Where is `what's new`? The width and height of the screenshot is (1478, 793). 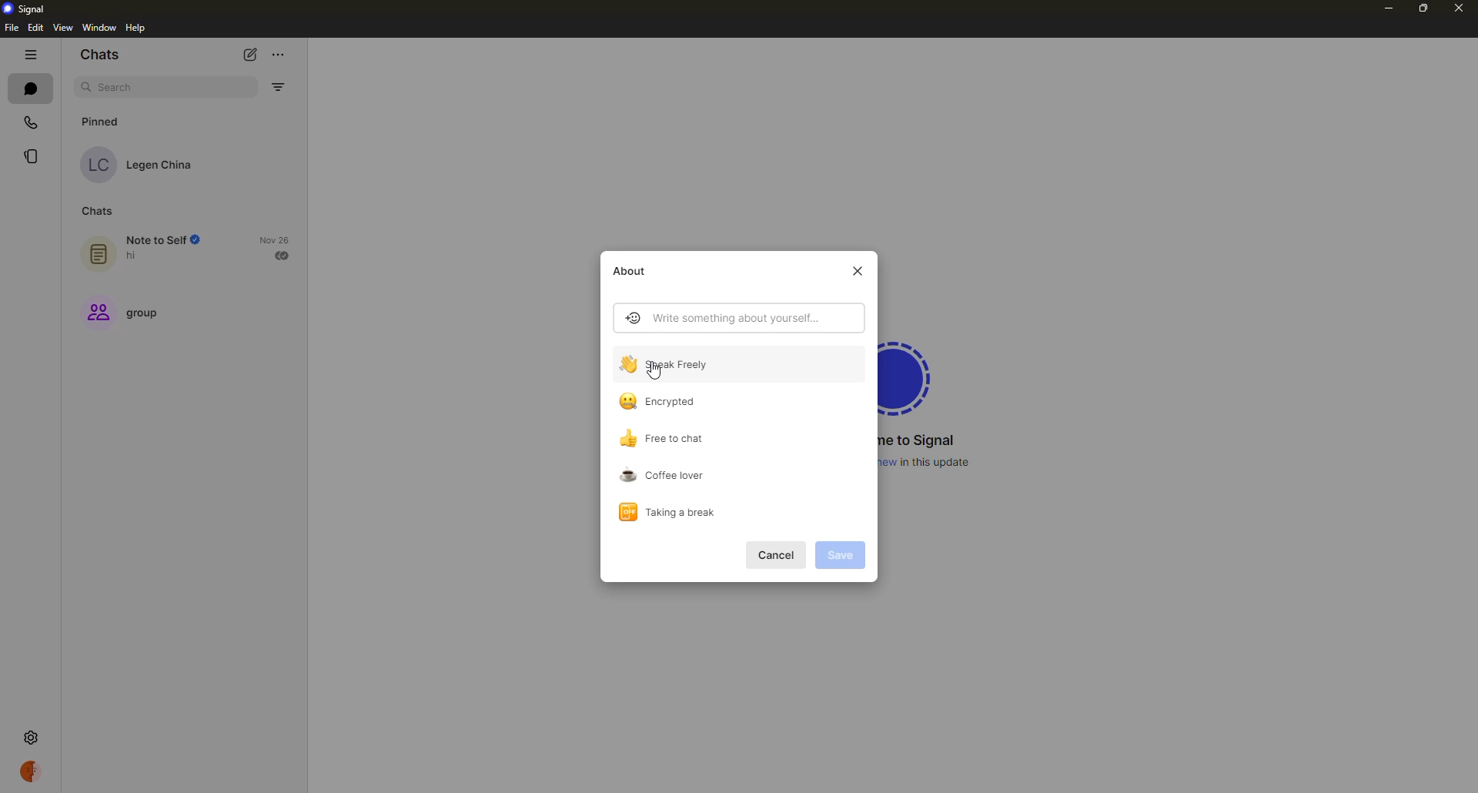
what's new is located at coordinates (930, 462).